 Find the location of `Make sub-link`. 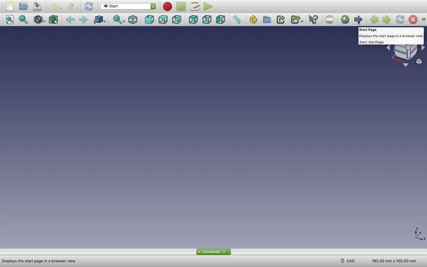

Make sub-link is located at coordinates (297, 20).